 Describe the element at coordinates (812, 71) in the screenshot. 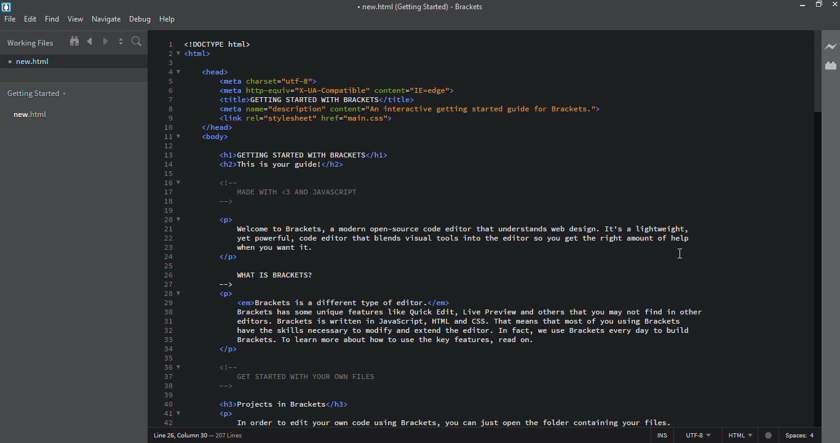

I see `scroll bar` at that location.